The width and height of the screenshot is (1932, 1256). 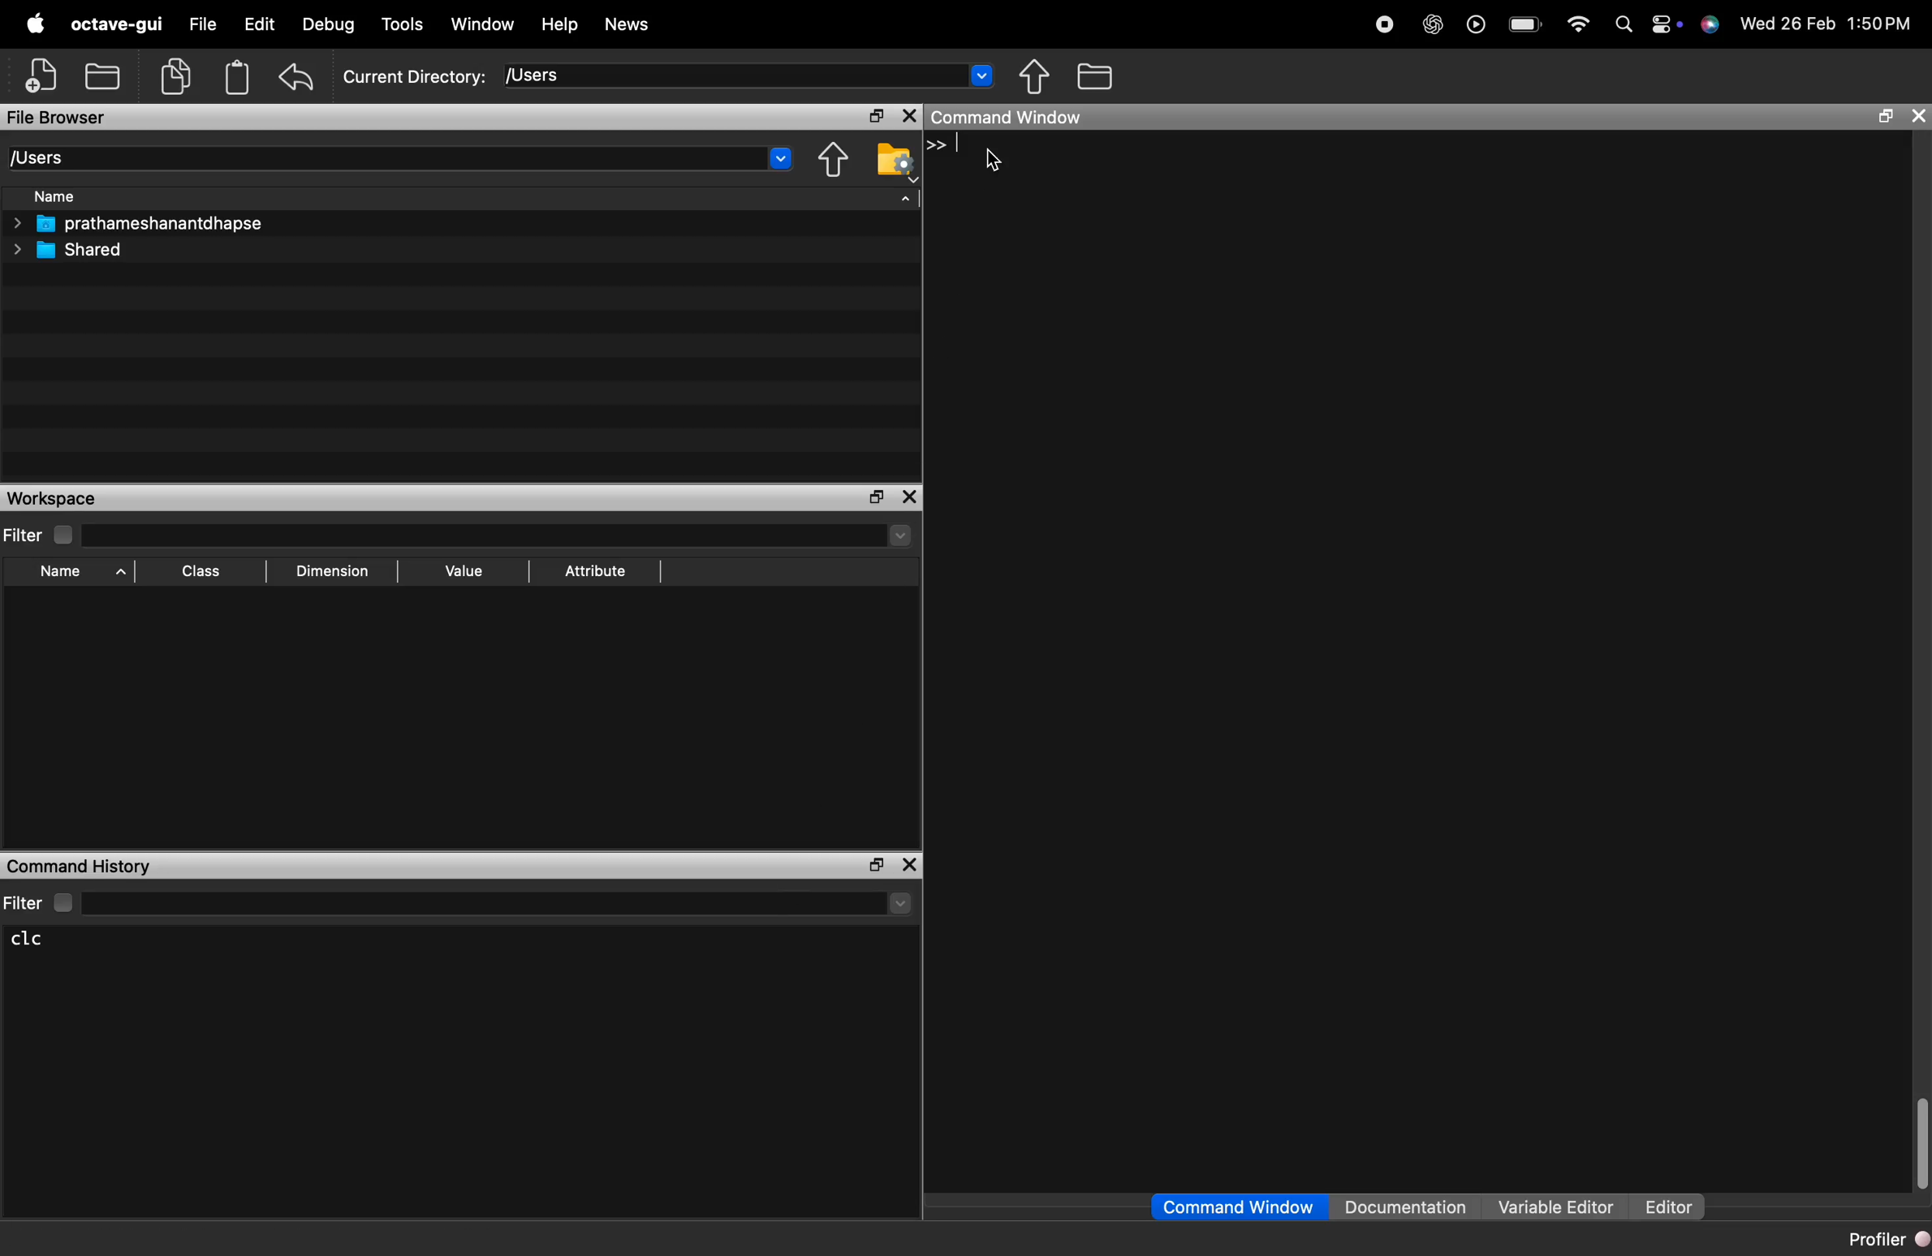 What do you see at coordinates (41, 940) in the screenshot?
I see `clc` at bounding box center [41, 940].